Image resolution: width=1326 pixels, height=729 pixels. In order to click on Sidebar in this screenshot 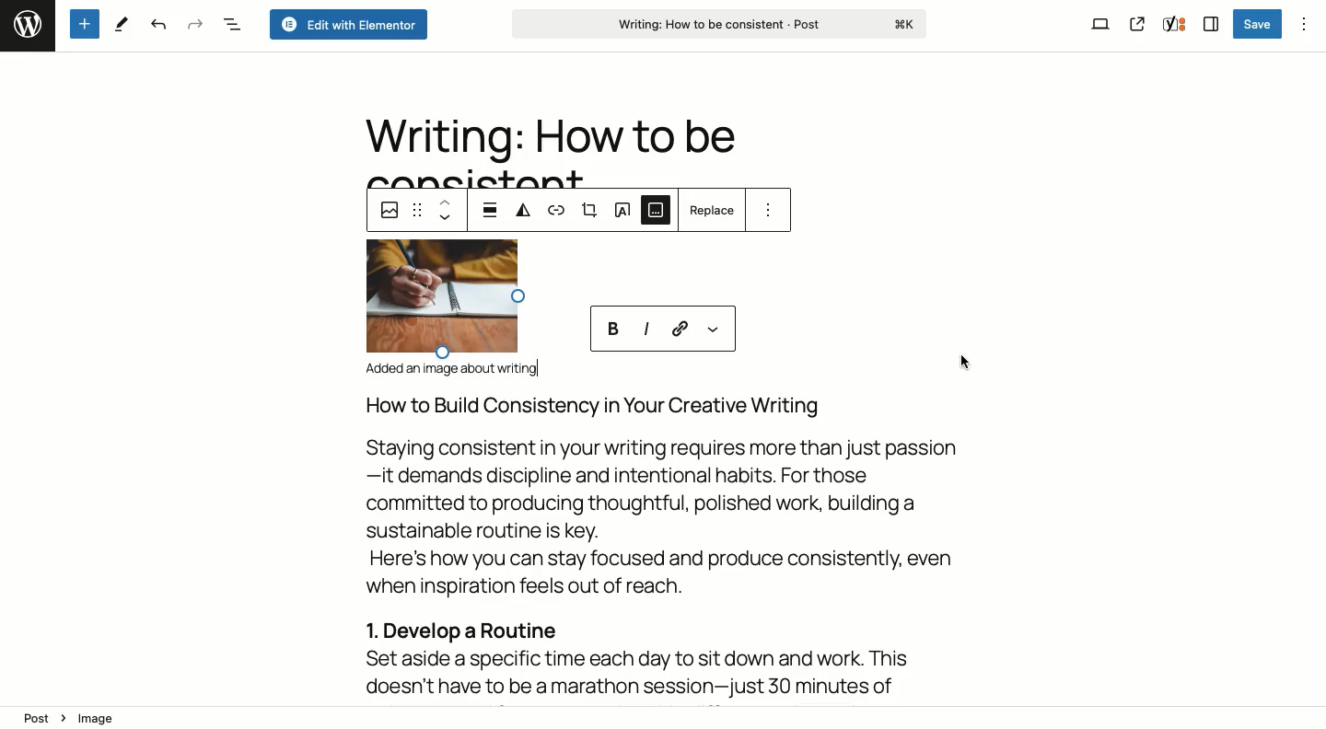, I will do `click(1208, 25)`.